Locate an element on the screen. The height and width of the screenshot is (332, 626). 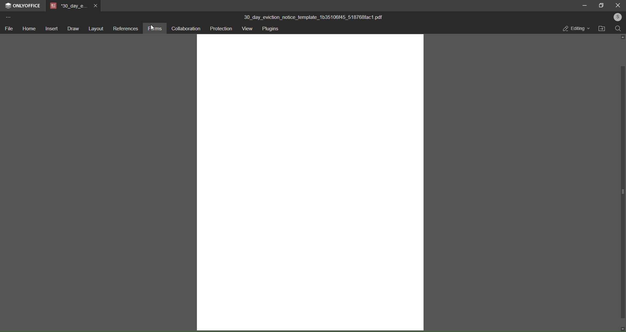
plugins is located at coordinates (271, 29).